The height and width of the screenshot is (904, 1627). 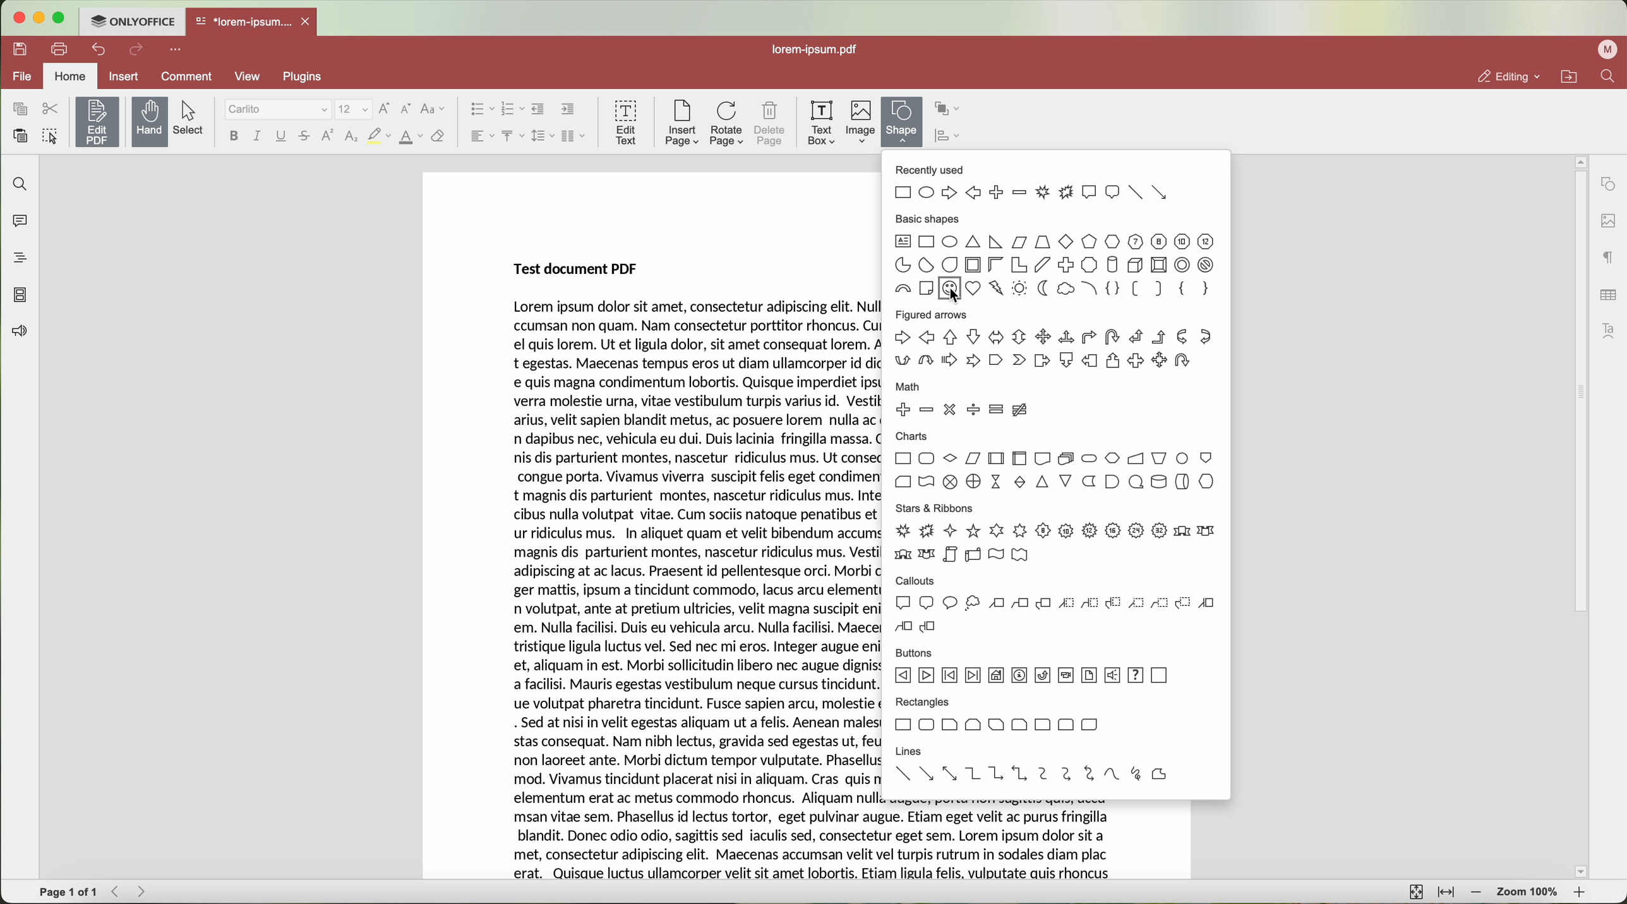 What do you see at coordinates (21, 76) in the screenshot?
I see `file` at bounding box center [21, 76].